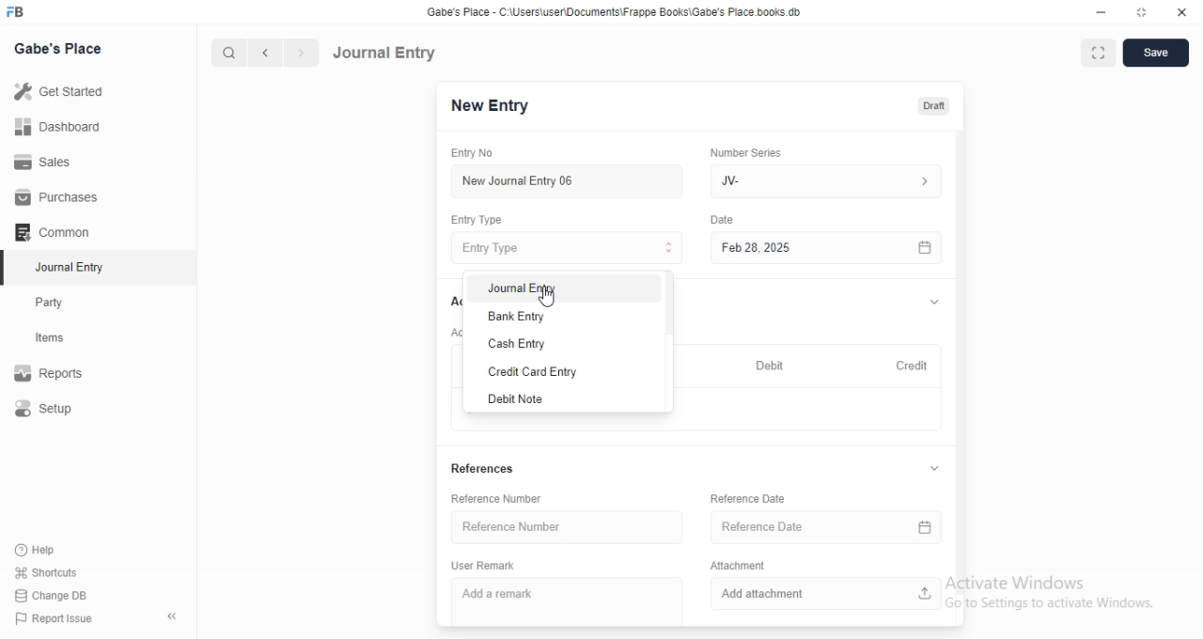  I want to click on hide, so click(168, 617).